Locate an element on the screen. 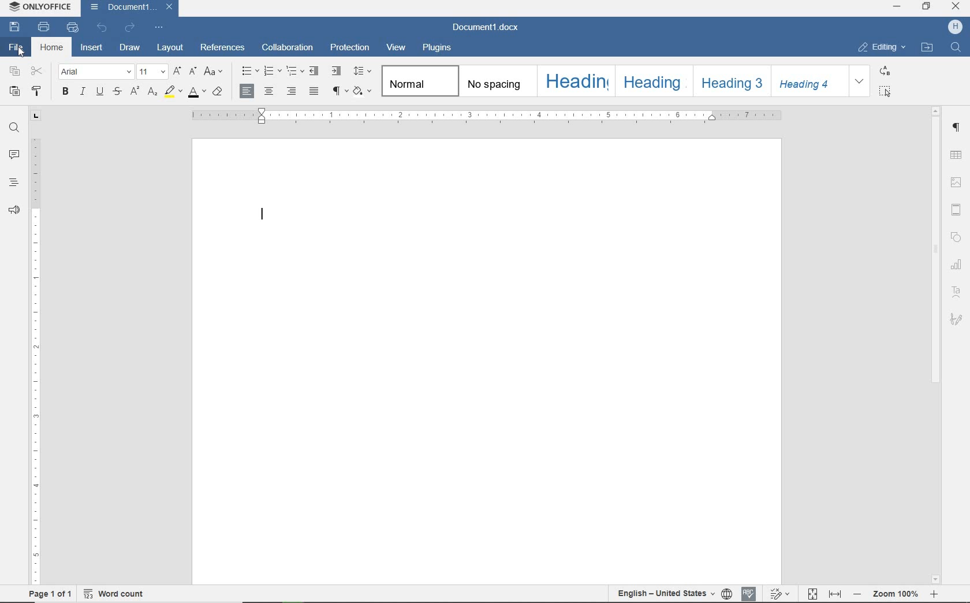  Normal is located at coordinates (419, 81).